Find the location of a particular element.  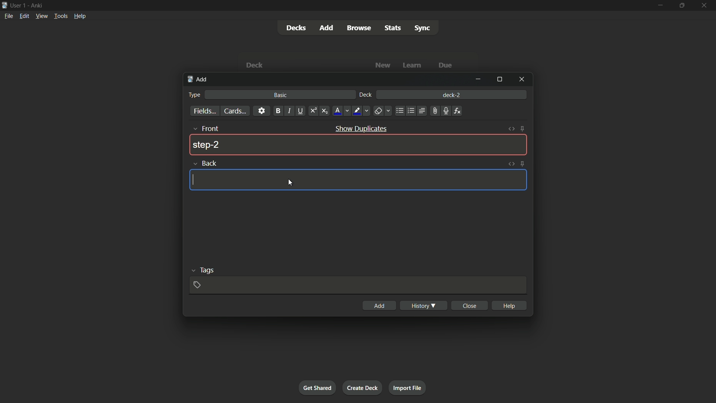

toggle sticky is located at coordinates (523, 129).